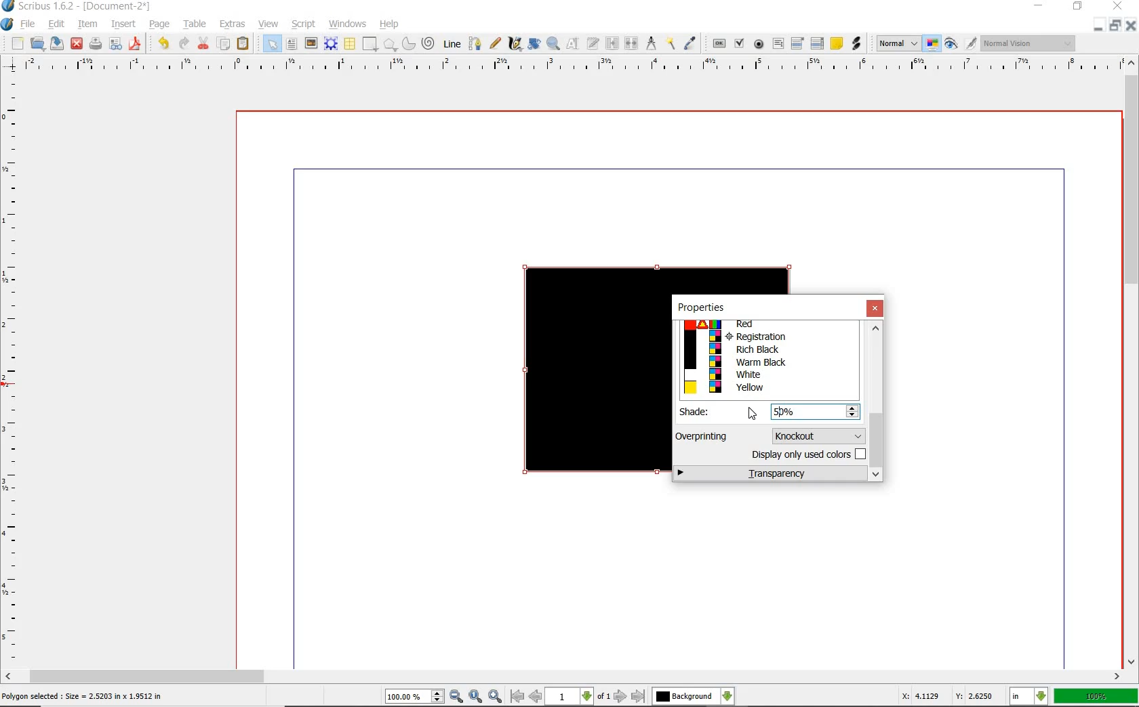 The image size is (1139, 707). What do you see at coordinates (160, 26) in the screenshot?
I see `page` at bounding box center [160, 26].